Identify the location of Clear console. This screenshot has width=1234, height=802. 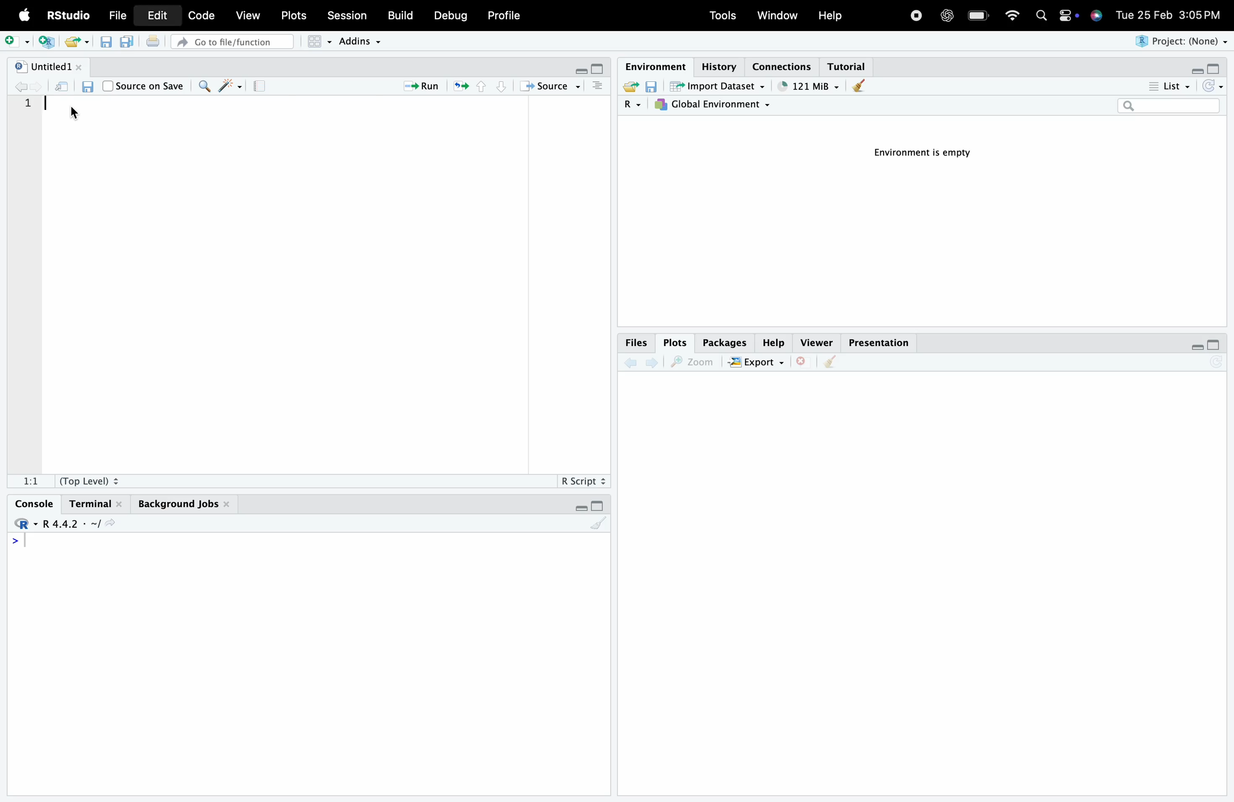
(600, 525).